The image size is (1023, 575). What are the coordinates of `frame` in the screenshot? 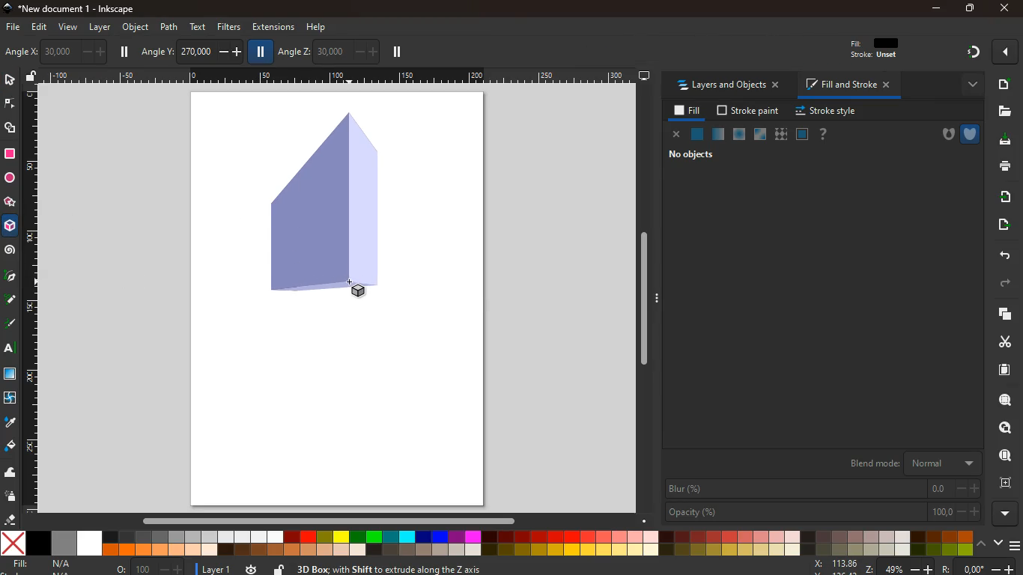 It's located at (802, 134).